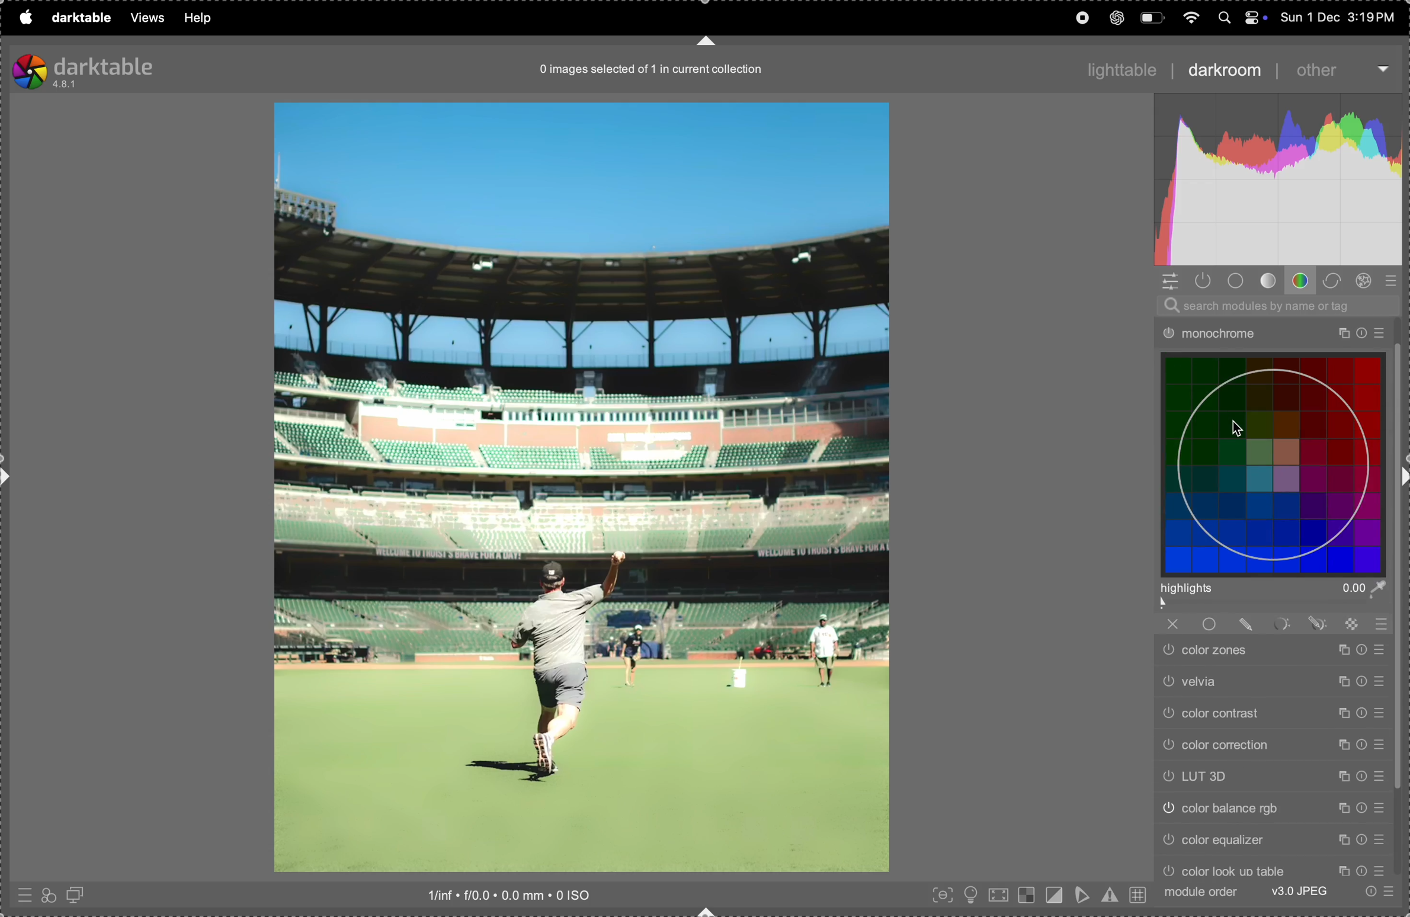 The width and height of the screenshot is (1410, 917). I want to click on battery, so click(1151, 18).